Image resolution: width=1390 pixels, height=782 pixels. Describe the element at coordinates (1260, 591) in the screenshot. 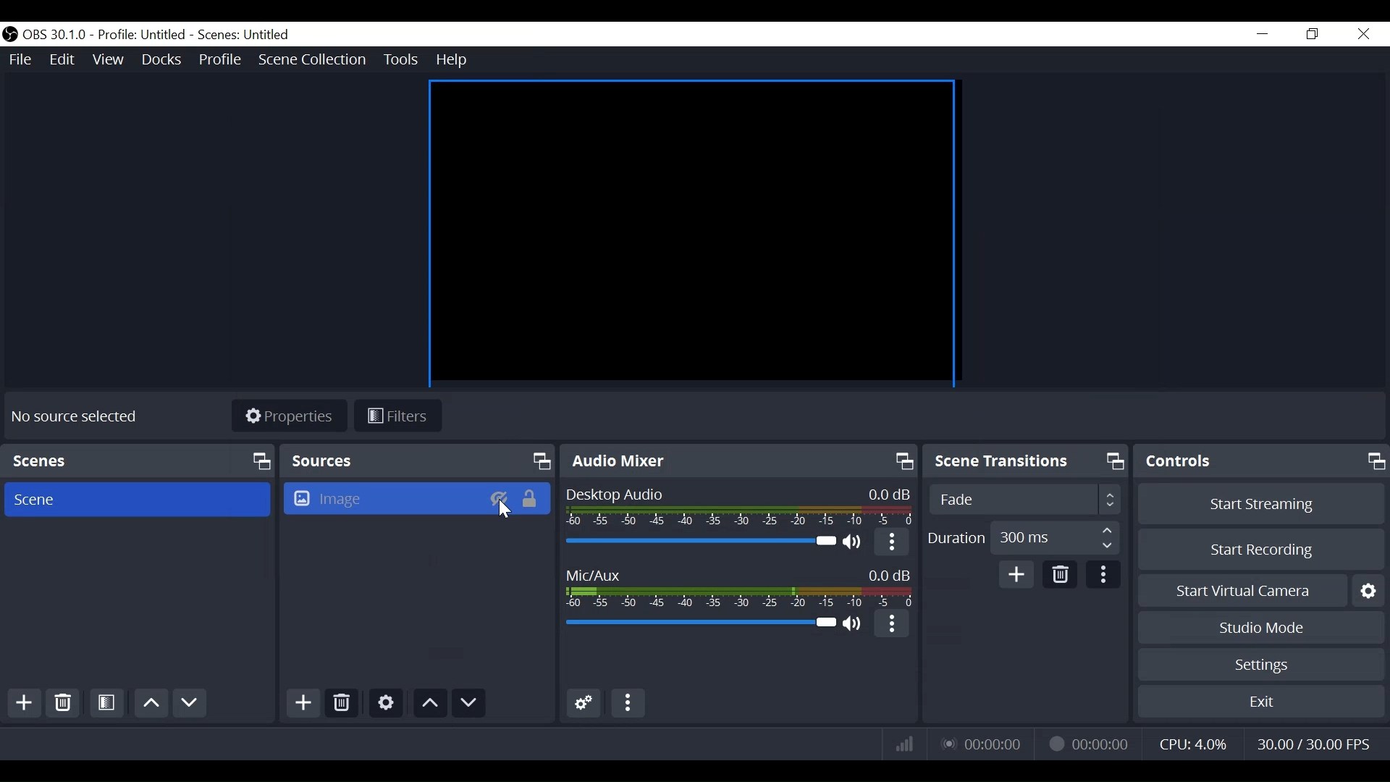

I see `Start Virtual Camera` at that location.